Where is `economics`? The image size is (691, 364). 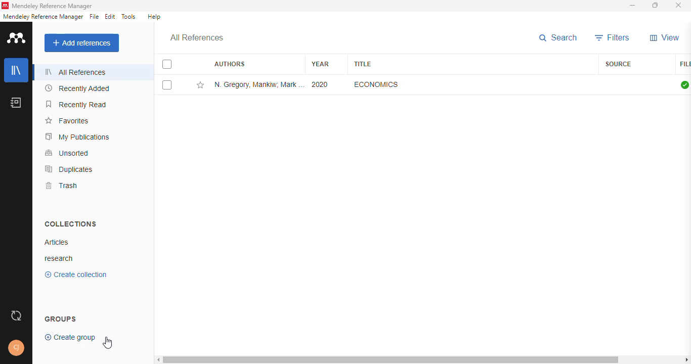 economics is located at coordinates (376, 84).